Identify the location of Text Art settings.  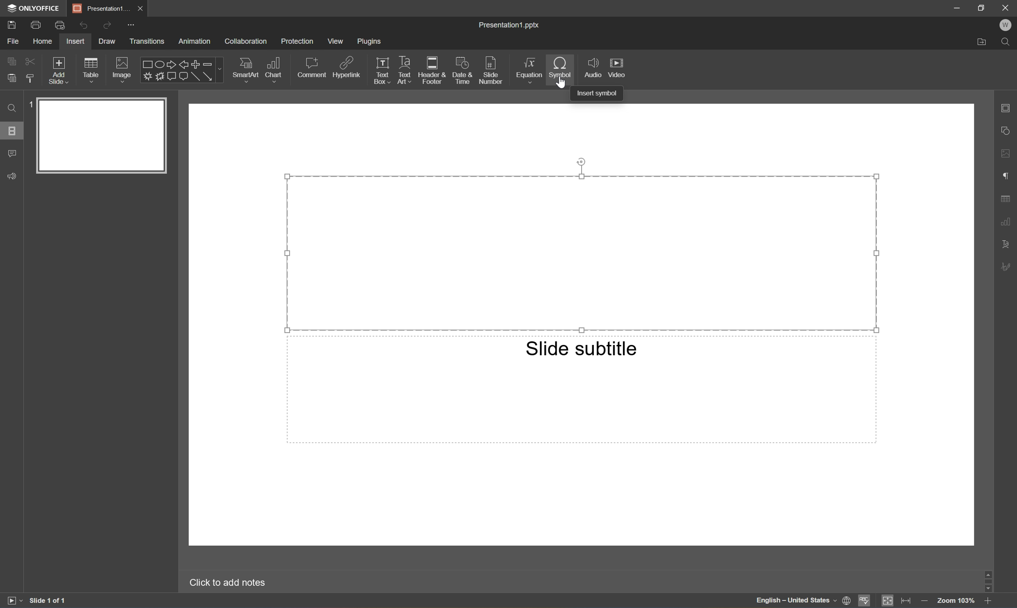
(1006, 242).